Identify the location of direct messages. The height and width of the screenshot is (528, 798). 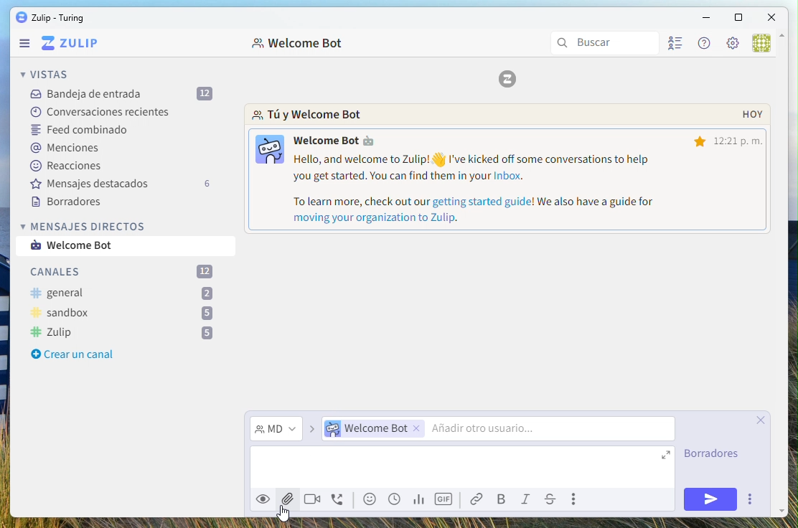
(276, 430).